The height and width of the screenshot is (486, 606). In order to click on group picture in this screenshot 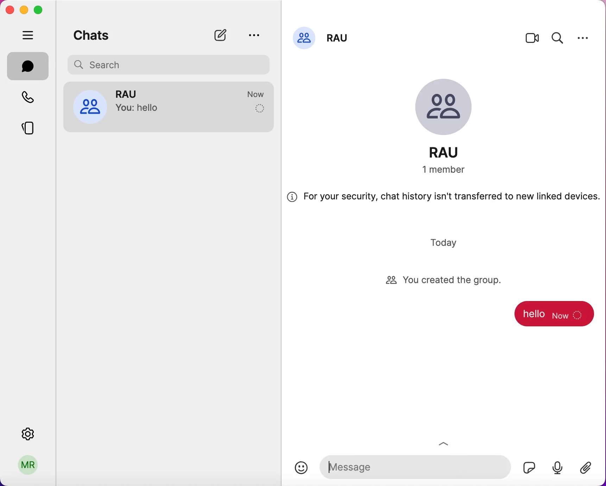, I will do `click(450, 109)`.